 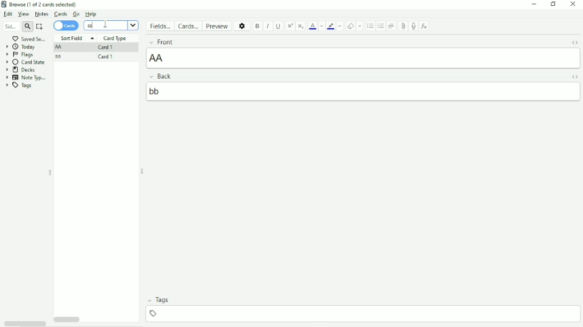 I want to click on Cards, so click(x=190, y=26).